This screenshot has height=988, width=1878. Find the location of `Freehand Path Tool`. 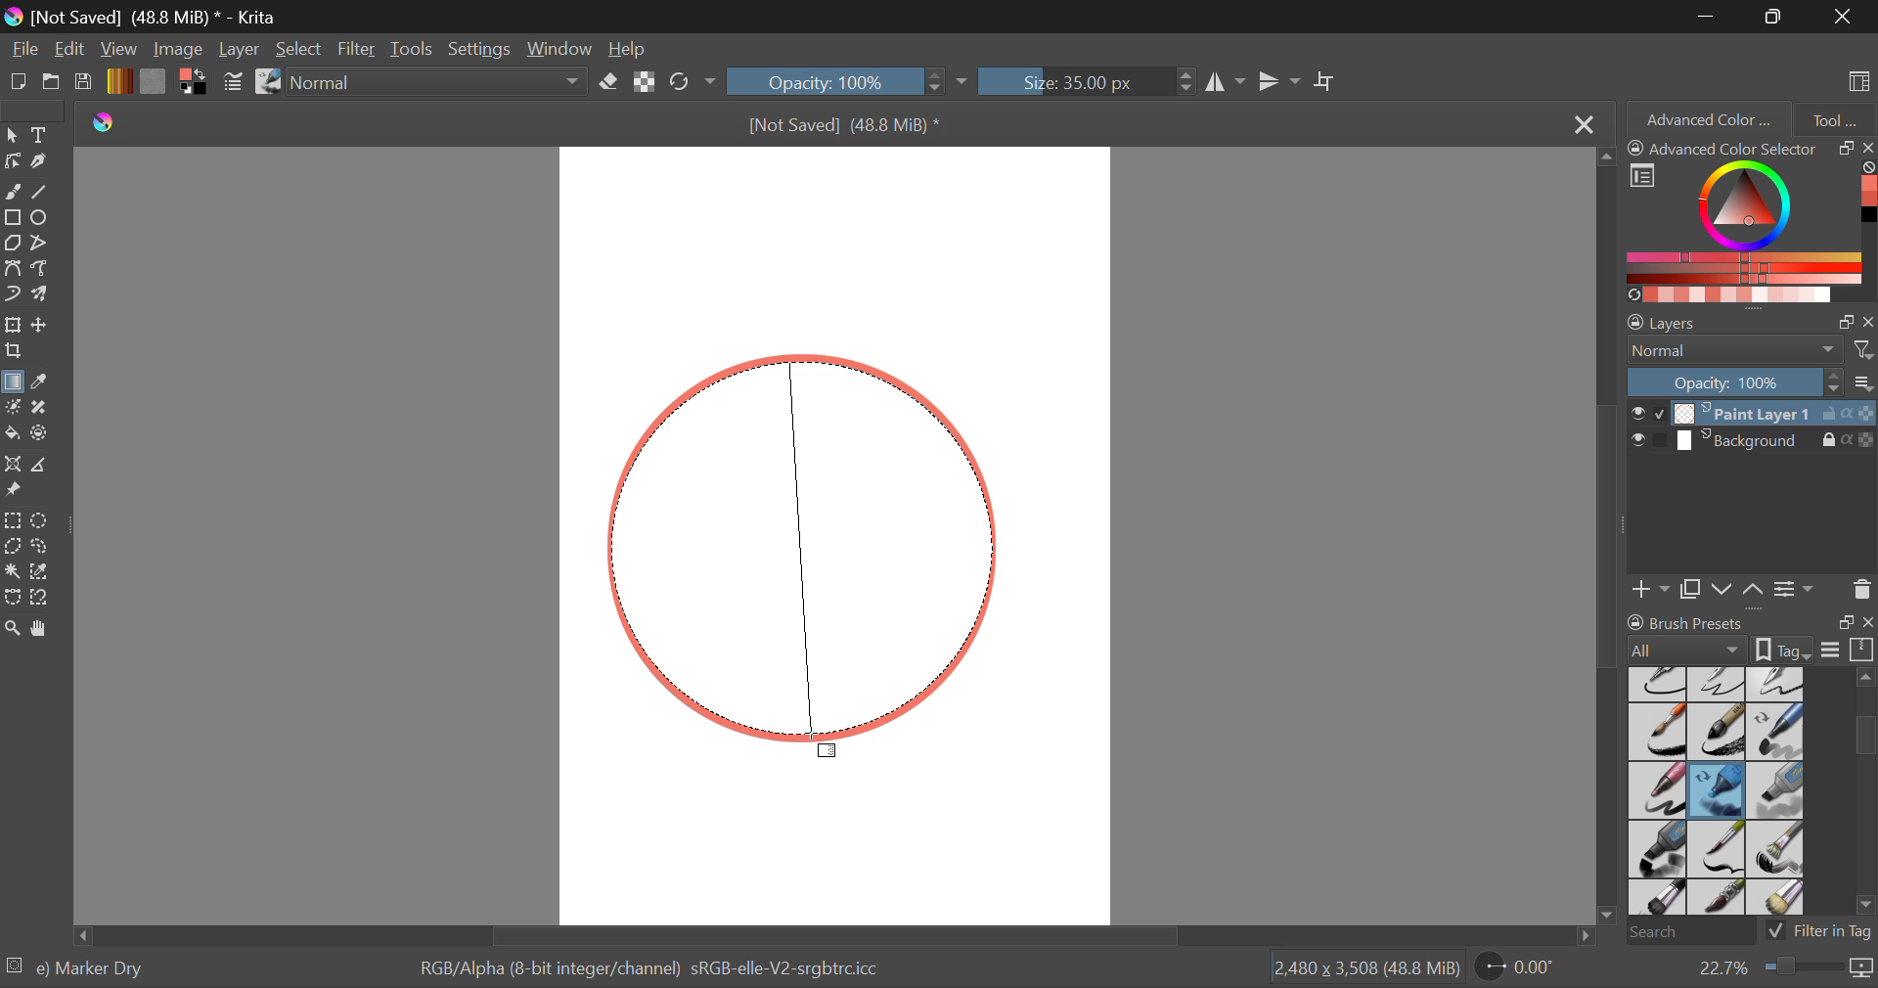

Freehand Path Tool is located at coordinates (40, 267).